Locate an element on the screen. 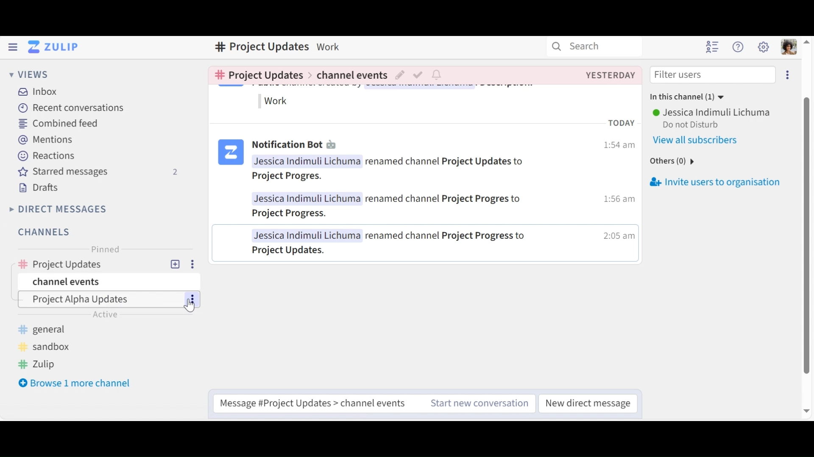 This screenshot has height=457, width=814. User is located at coordinates (711, 113).